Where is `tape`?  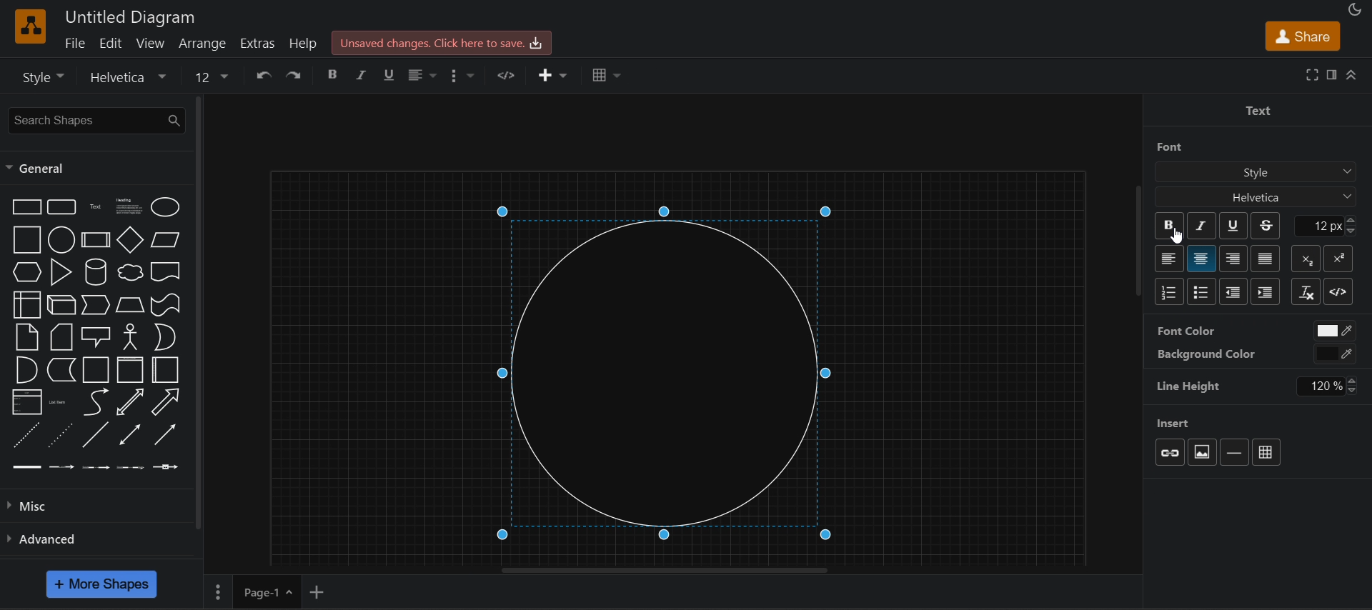 tape is located at coordinates (169, 304).